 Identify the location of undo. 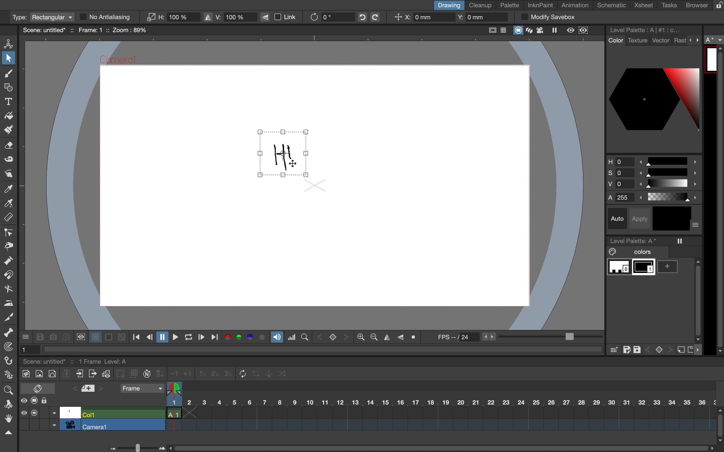
(360, 17).